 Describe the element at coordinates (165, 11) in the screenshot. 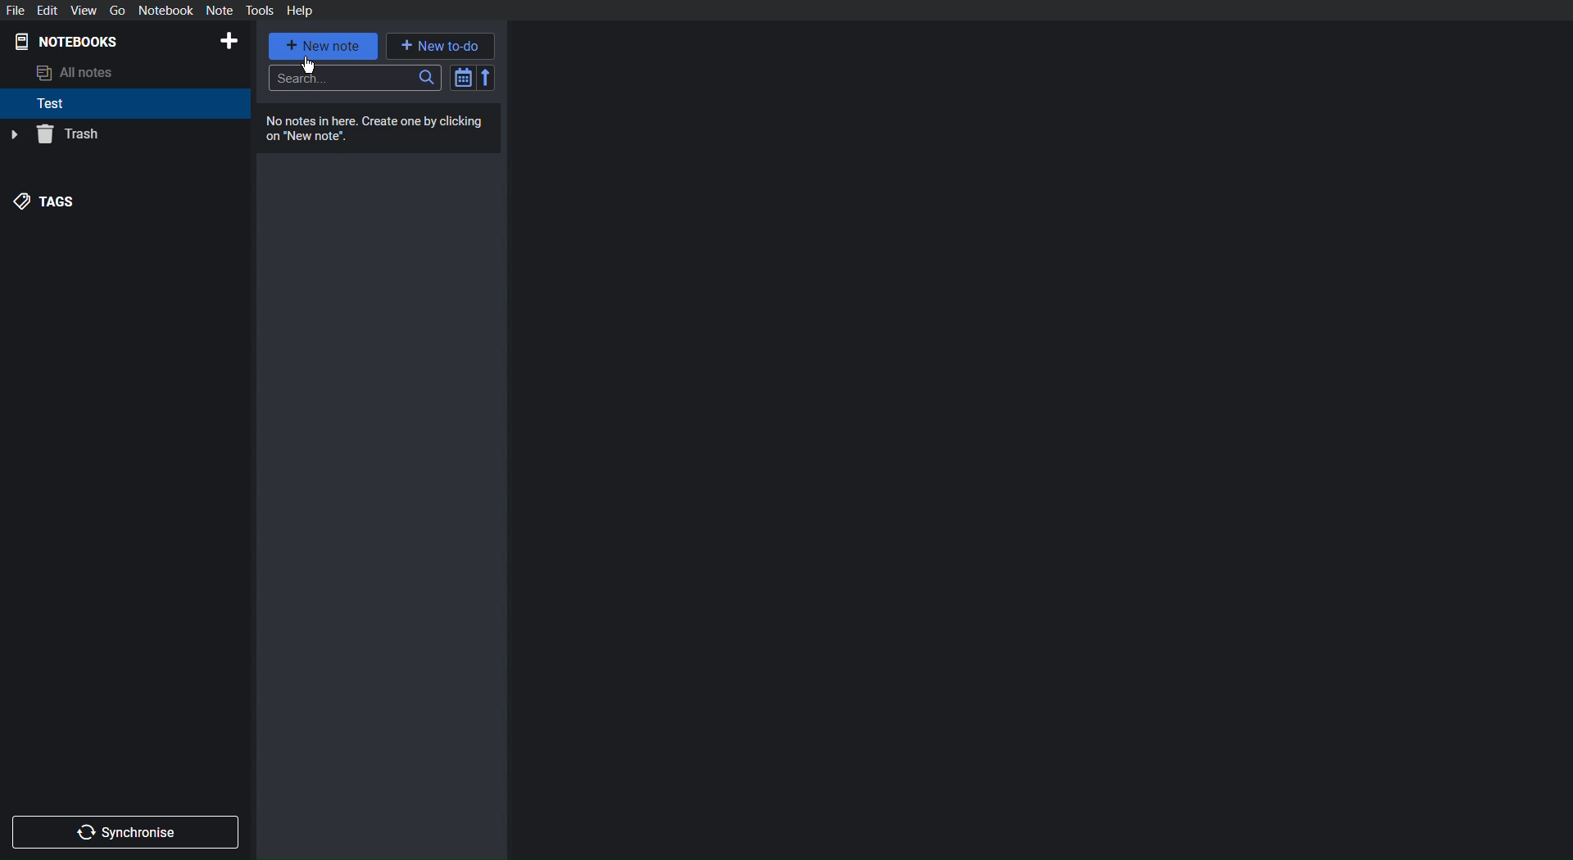

I see `Notebook` at that location.